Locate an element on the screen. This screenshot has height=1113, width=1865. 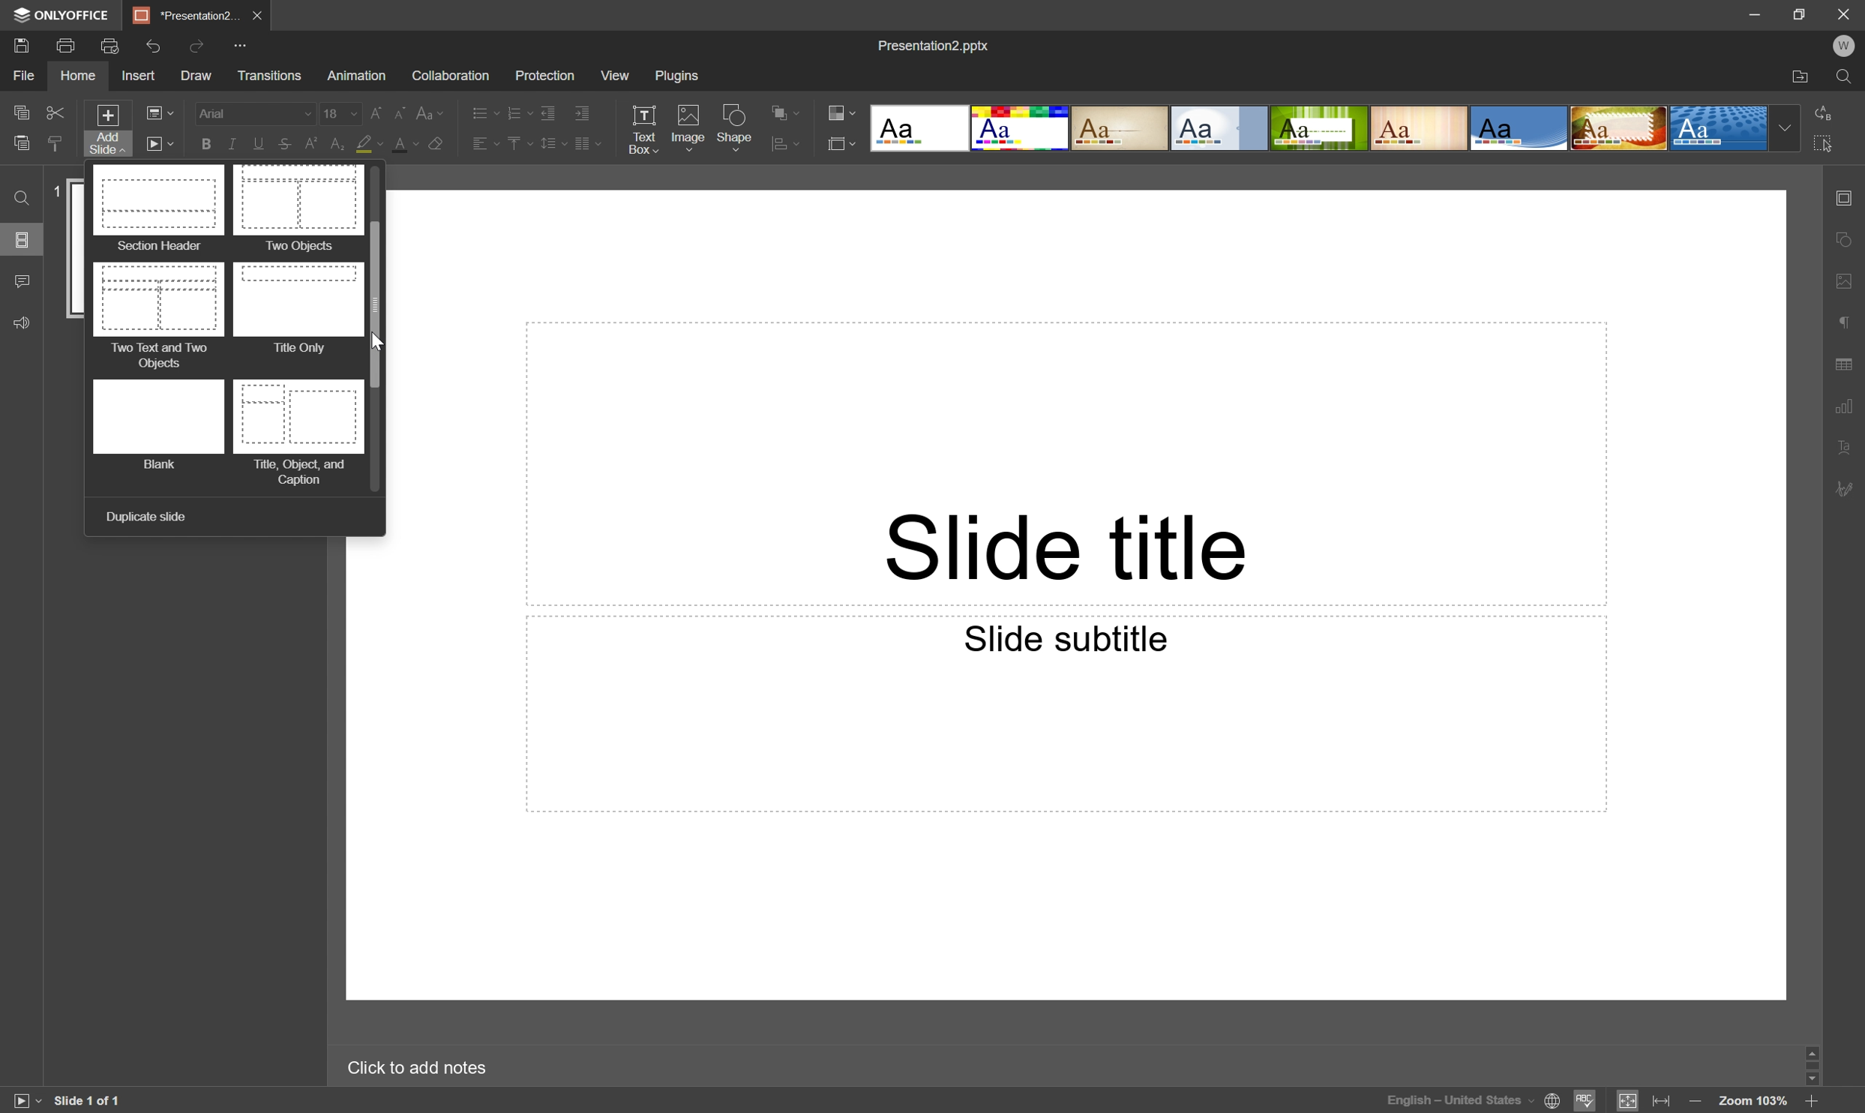
Decrease indent is located at coordinates (549, 108).